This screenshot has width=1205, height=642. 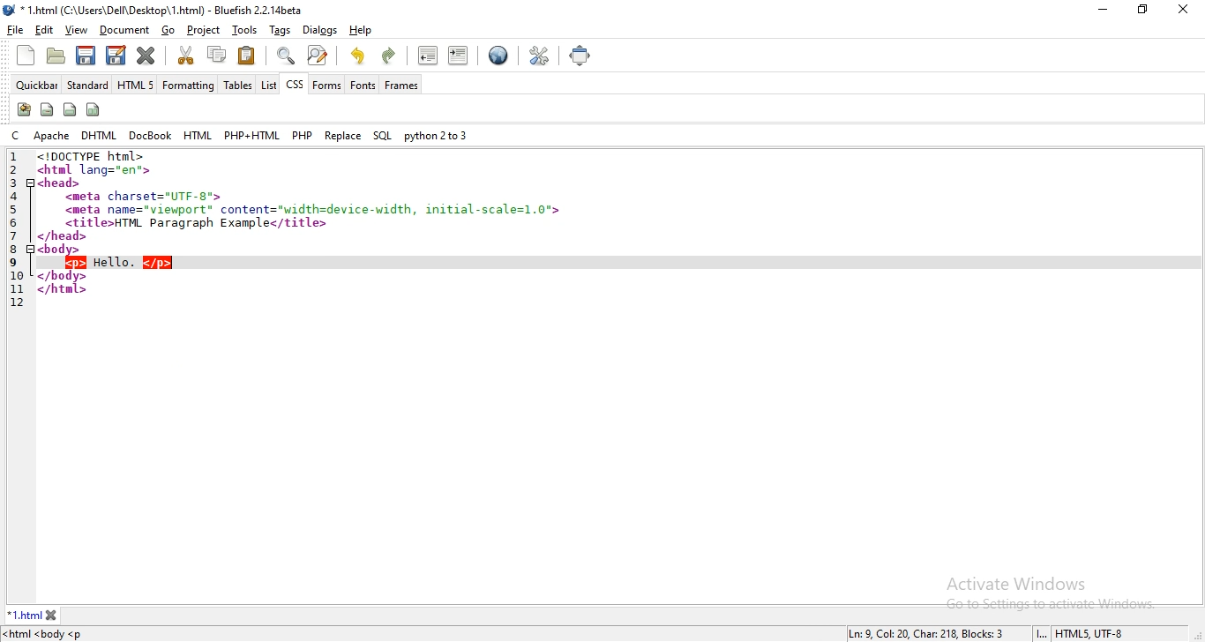 What do you see at coordinates (197, 223) in the screenshot?
I see `<title>HTML Paragraph Example</title>` at bounding box center [197, 223].